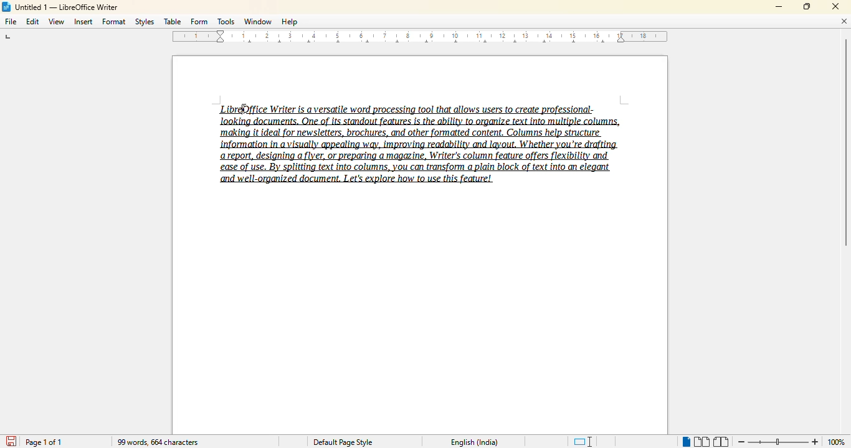 The width and height of the screenshot is (851, 448). What do you see at coordinates (838, 442) in the screenshot?
I see `100% (change zoom level)` at bounding box center [838, 442].